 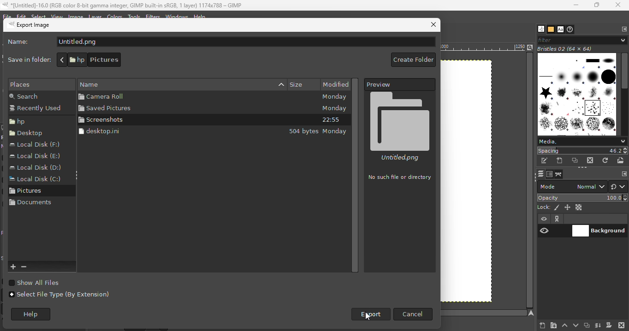 I want to click on Mode  Normal, so click(x=572, y=186).